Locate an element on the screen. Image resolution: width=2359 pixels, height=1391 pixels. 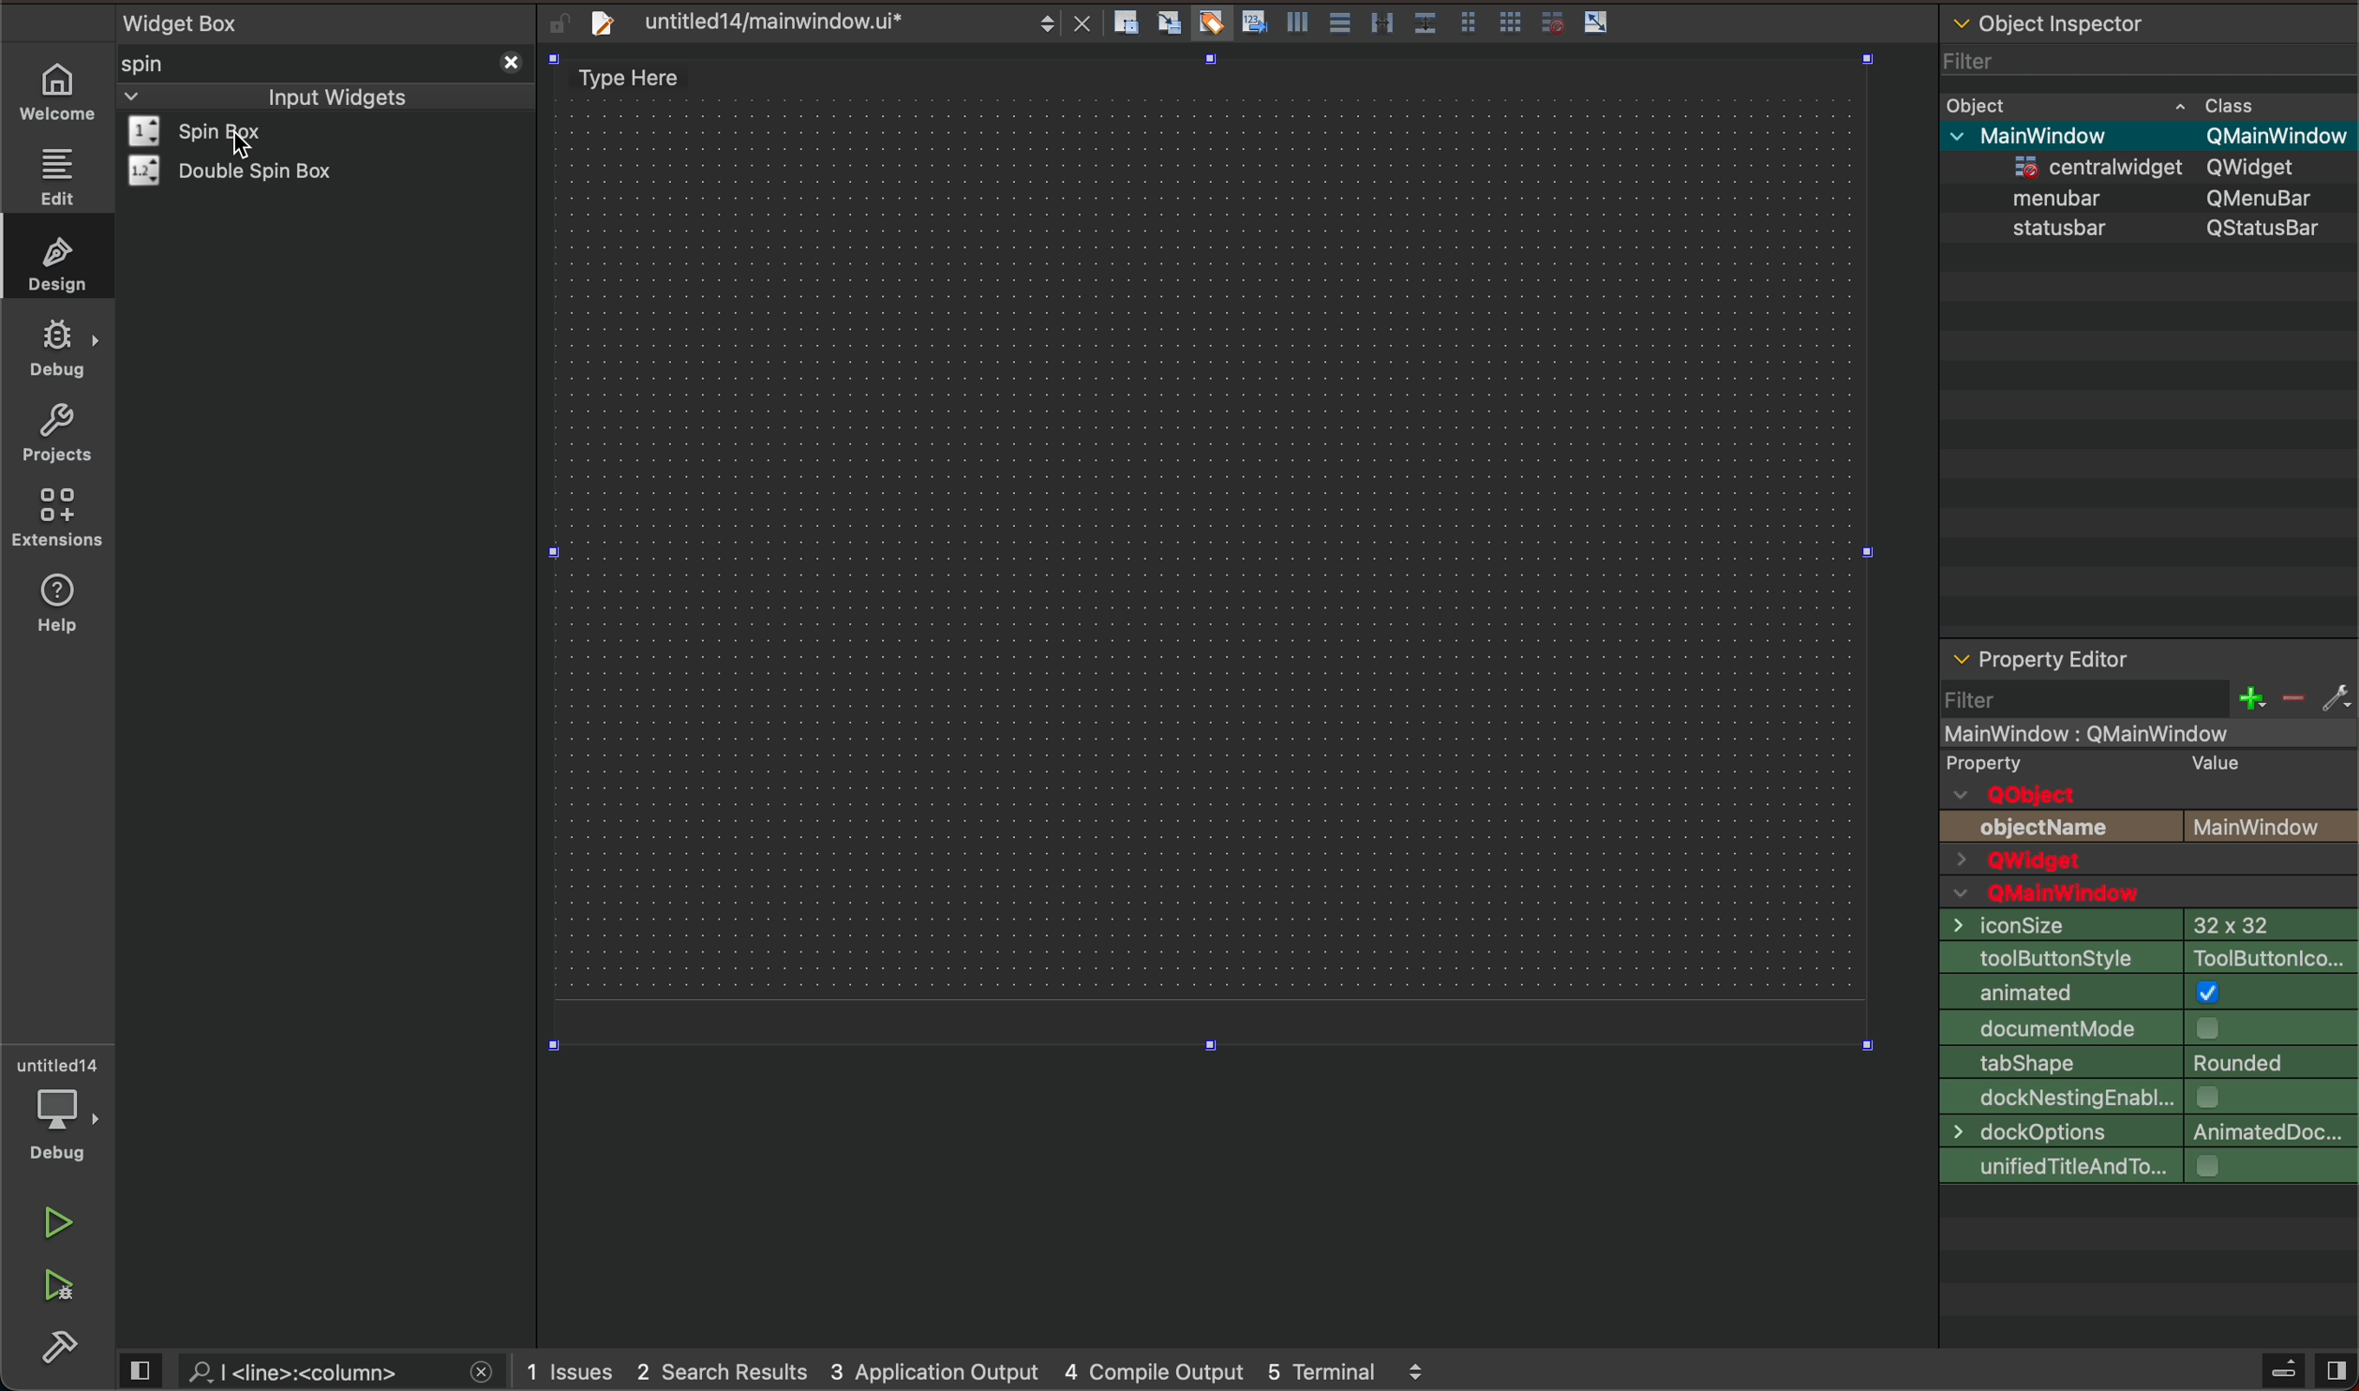
WELCOME is located at coordinates (59, 93).